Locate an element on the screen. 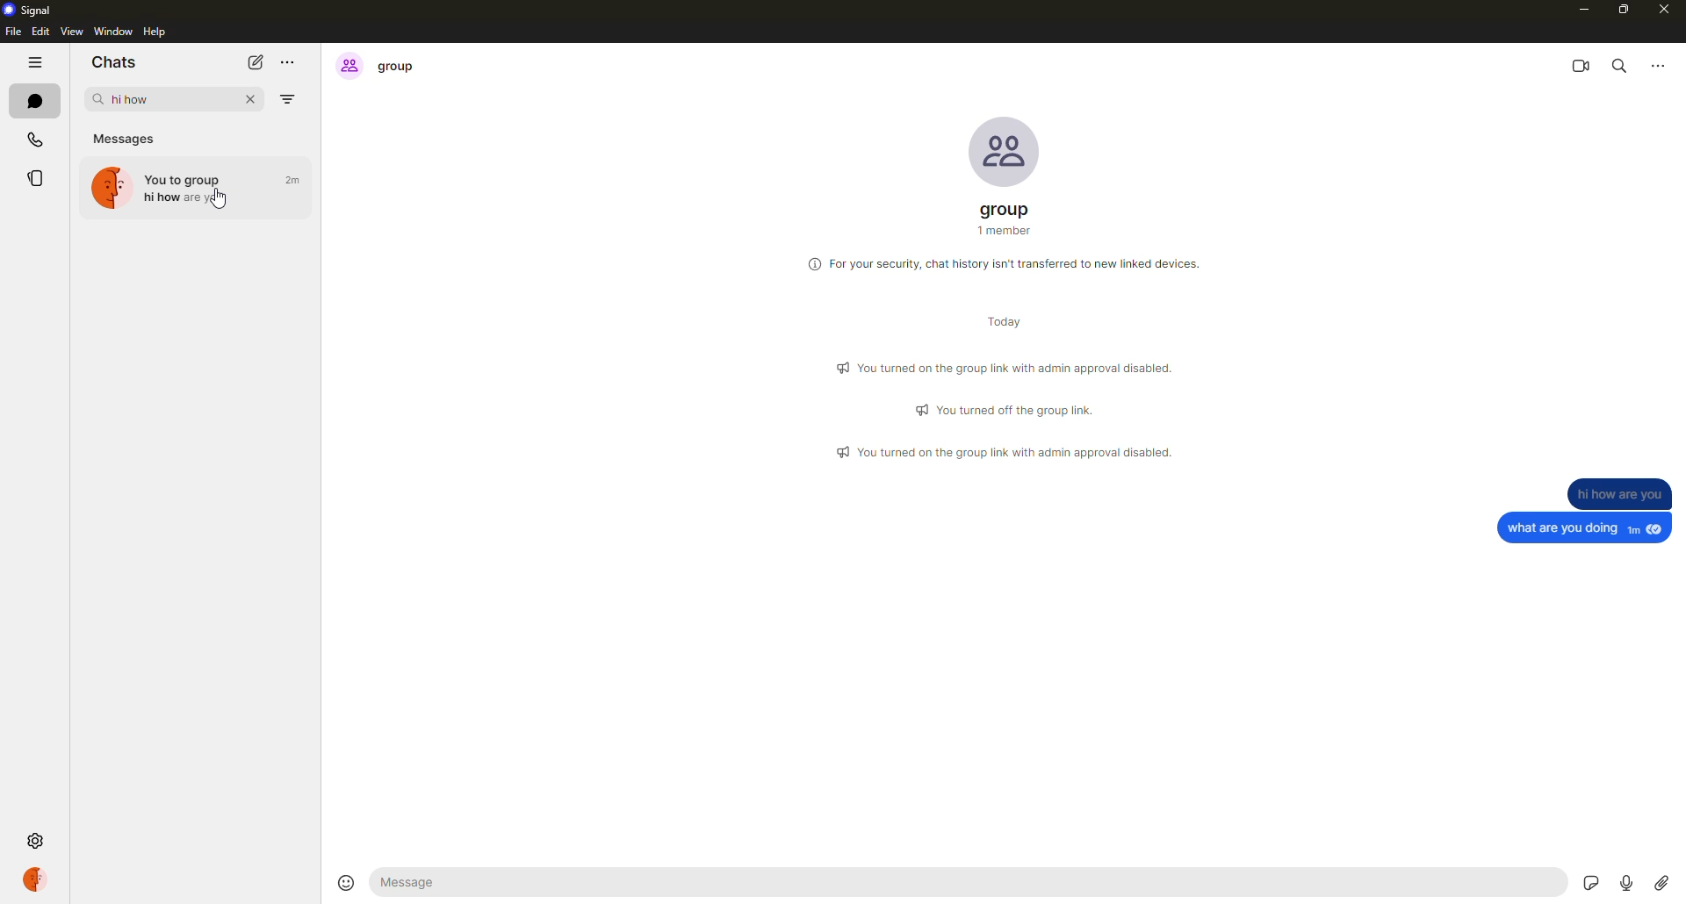  chats is located at coordinates (112, 63).